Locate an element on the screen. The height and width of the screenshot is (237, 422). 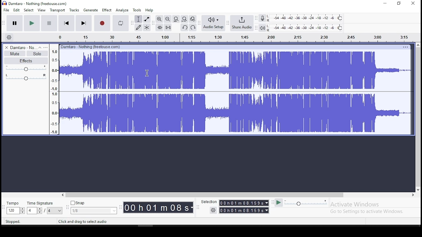
draw tool is located at coordinates (138, 27).